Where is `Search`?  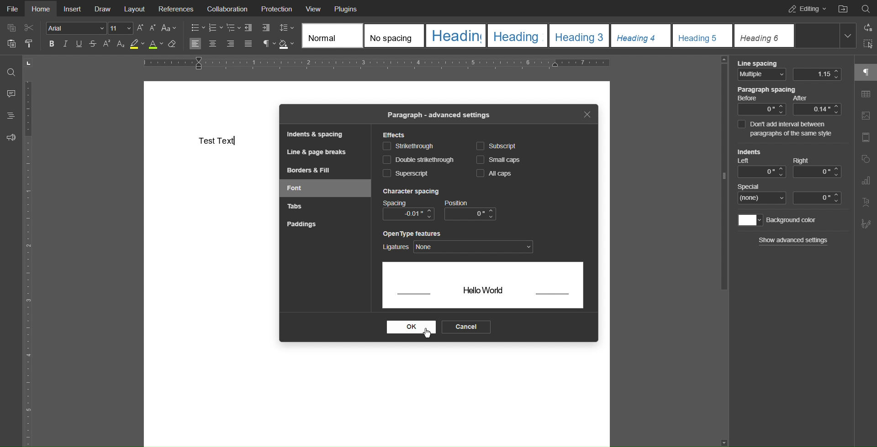 Search is located at coordinates (866, 7).